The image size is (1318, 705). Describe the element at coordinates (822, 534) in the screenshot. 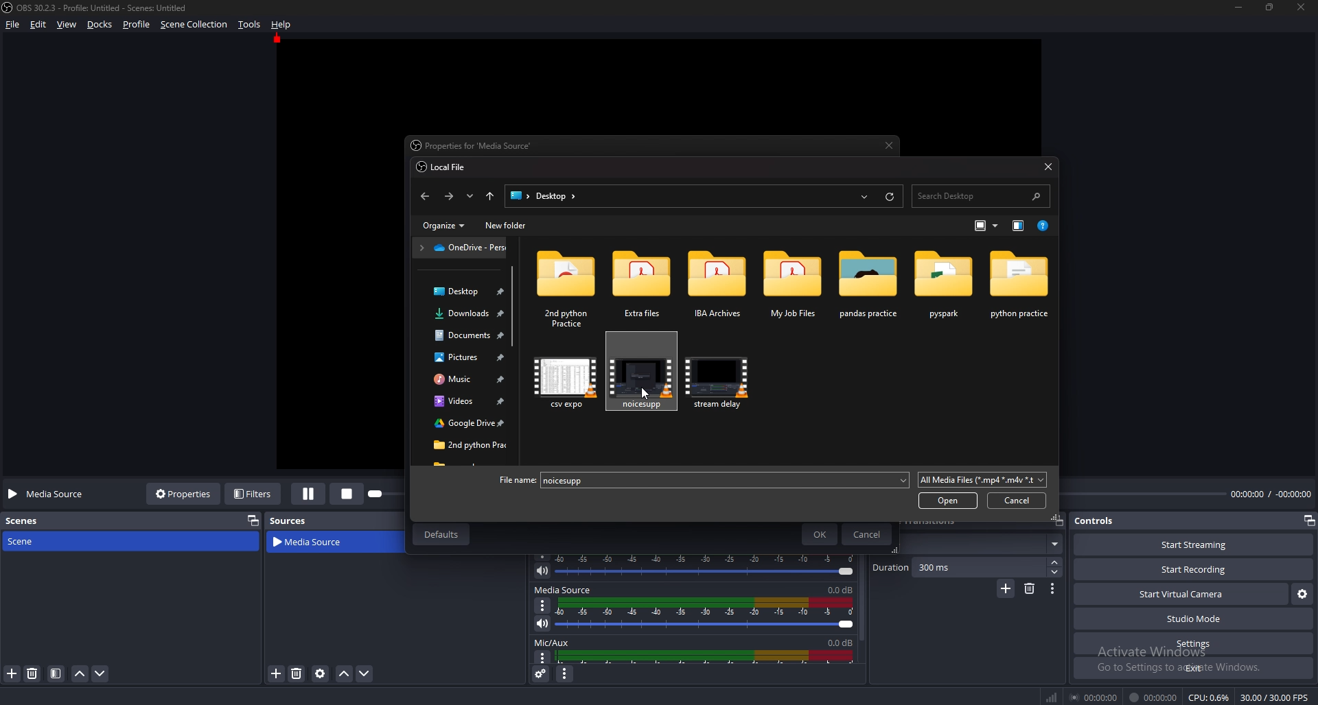

I see `ok` at that location.